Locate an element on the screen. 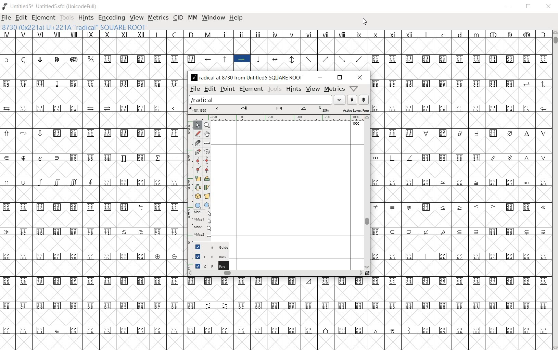  scrollbar is located at coordinates (368, 192).